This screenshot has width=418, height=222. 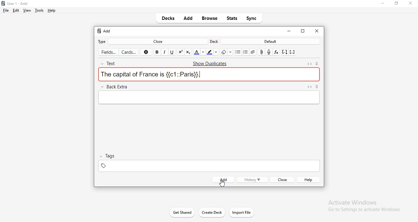 What do you see at coordinates (211, 213) in the screenshot?
I see `create deck` at bounding box center [211, 213].